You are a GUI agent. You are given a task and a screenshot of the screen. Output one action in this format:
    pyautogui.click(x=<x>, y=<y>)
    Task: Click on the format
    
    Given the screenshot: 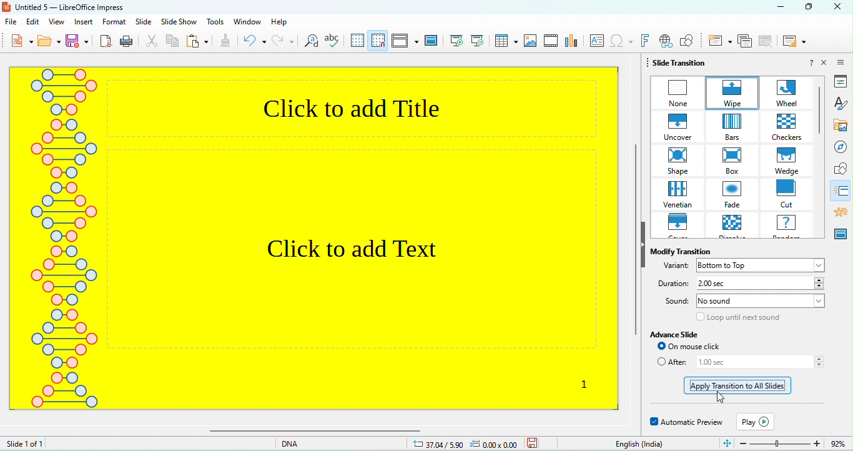 What is the action you would take?
    pyautogui.click(x=114, y=21)
    